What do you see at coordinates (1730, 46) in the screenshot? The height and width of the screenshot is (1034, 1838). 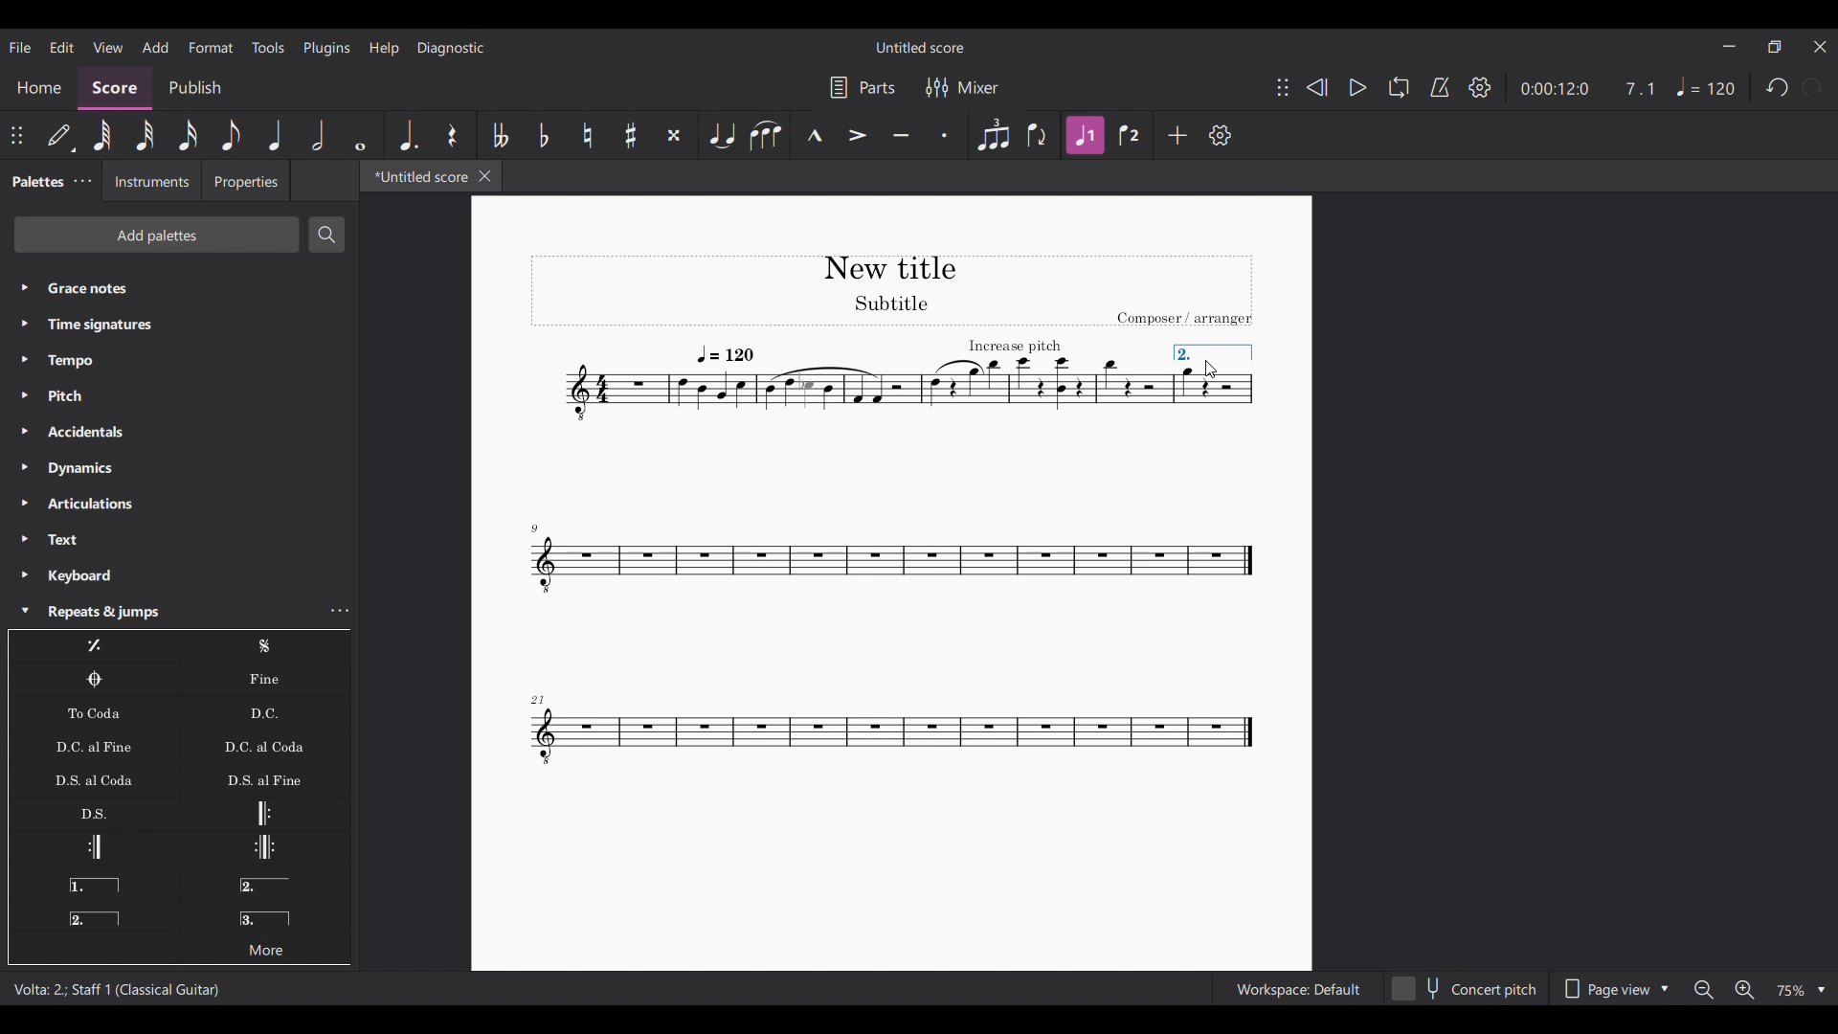 I see `Minimize` at bounding box center [1730, 46].